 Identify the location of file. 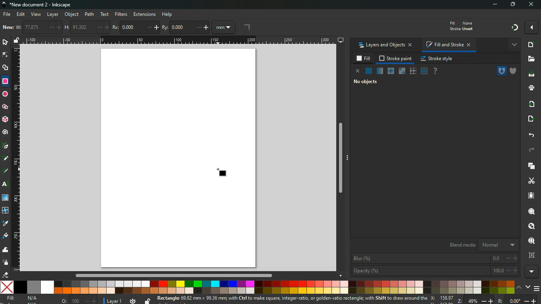
(7, 14).